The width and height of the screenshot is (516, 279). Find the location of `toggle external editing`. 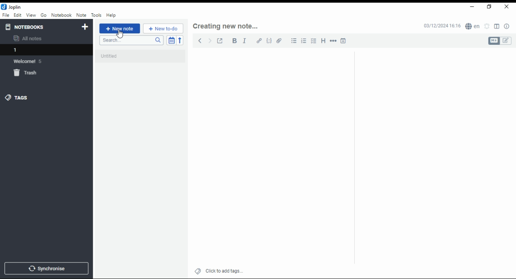

toggle external editing is located at coordinates (220, 40).